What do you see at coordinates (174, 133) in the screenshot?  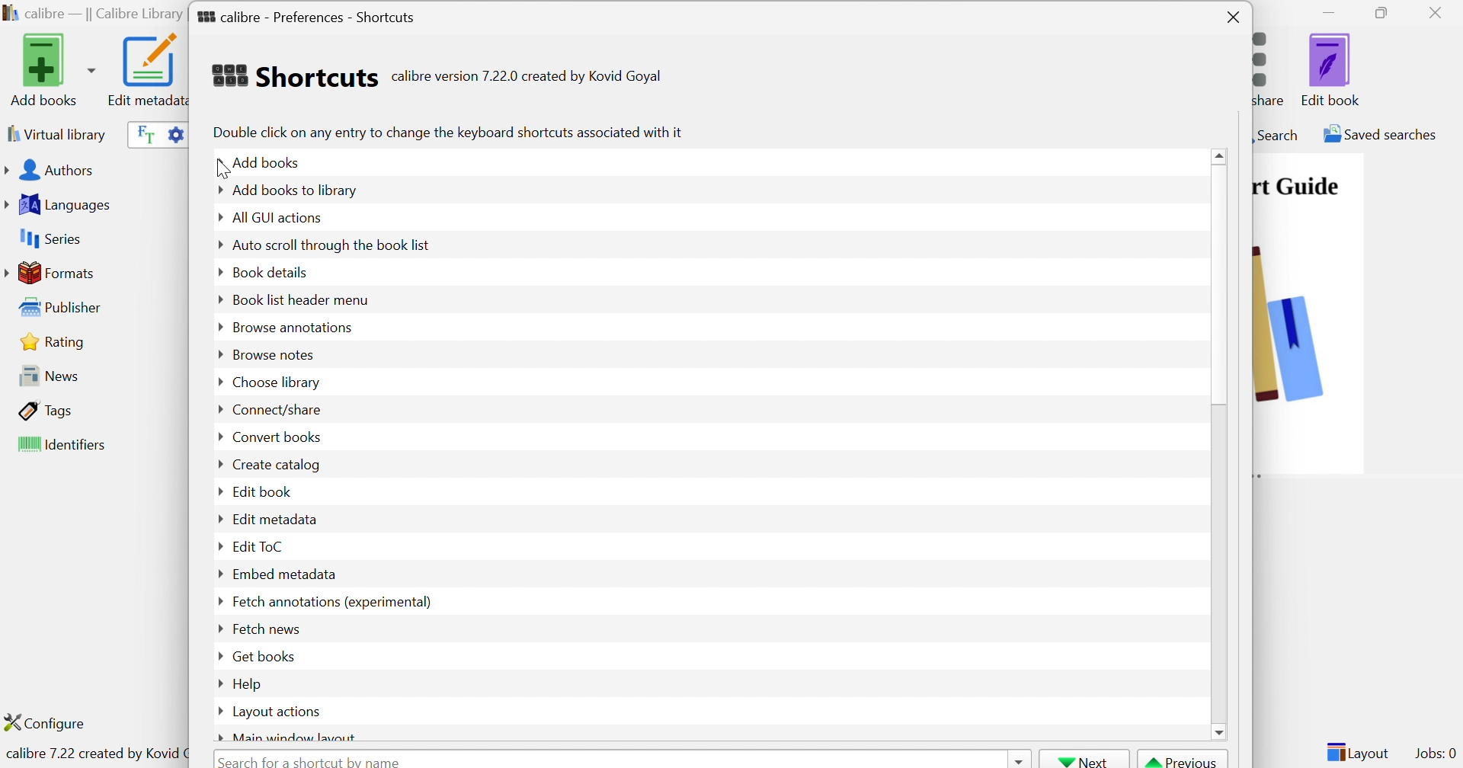 I see `Advanced search` at bounding box center [174, 133].